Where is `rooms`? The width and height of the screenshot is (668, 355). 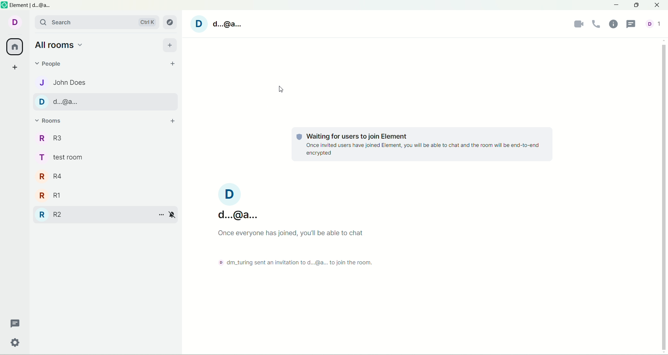 rooms is located at coordinates (52, 120).